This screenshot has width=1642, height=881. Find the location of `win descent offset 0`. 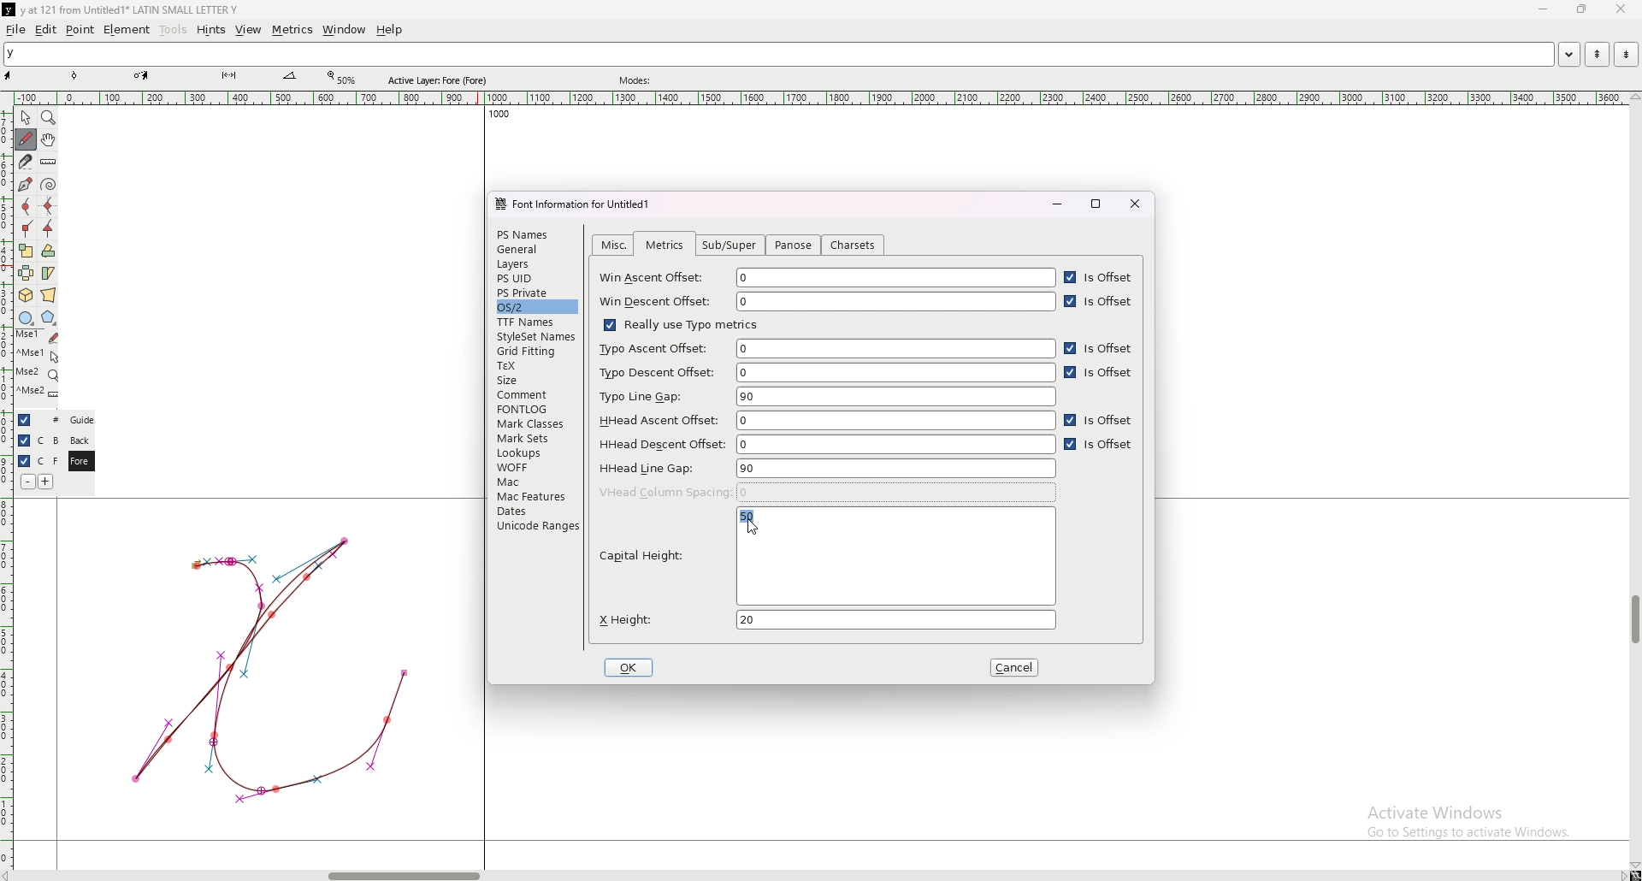

win descent offset 0 is located at coordinates (827, 302).